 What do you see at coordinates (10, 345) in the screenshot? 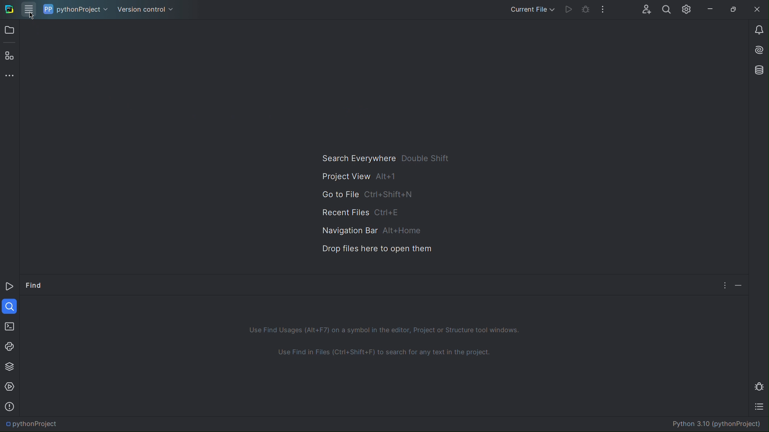
I see `Python Console` at bounding box center [10, 345].